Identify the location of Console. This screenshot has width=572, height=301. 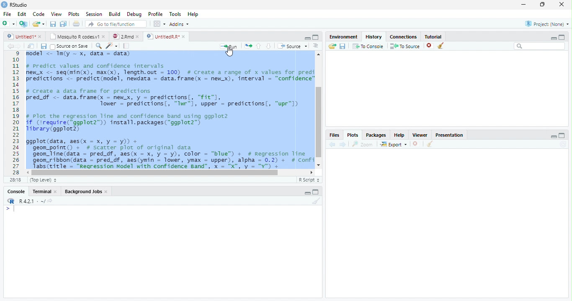
(15, 190).